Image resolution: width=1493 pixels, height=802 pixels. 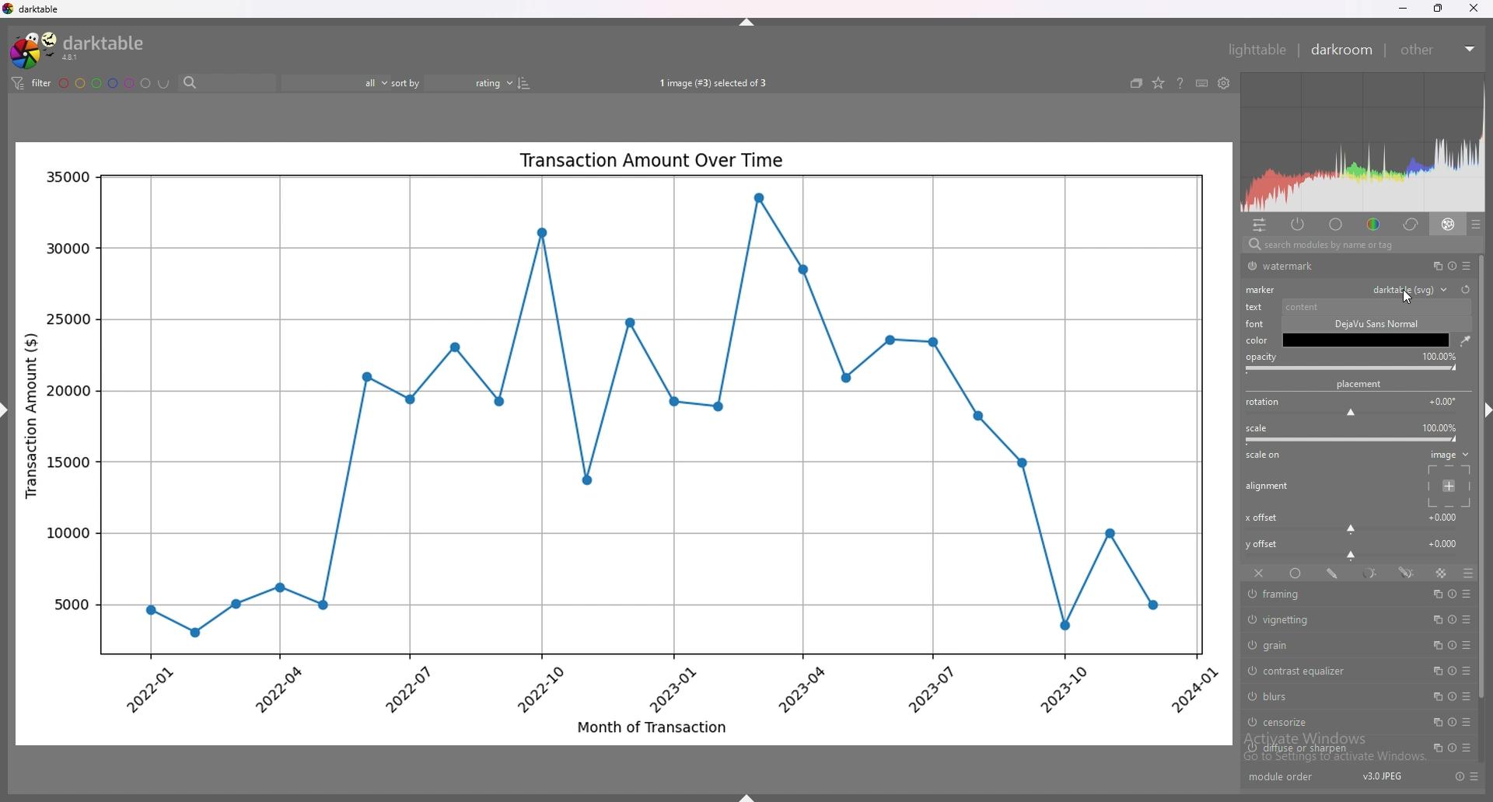 What do you see at coordinates (336, 82) in the screenshot?
I see `filter by rating` at bounding box center [336, 82].